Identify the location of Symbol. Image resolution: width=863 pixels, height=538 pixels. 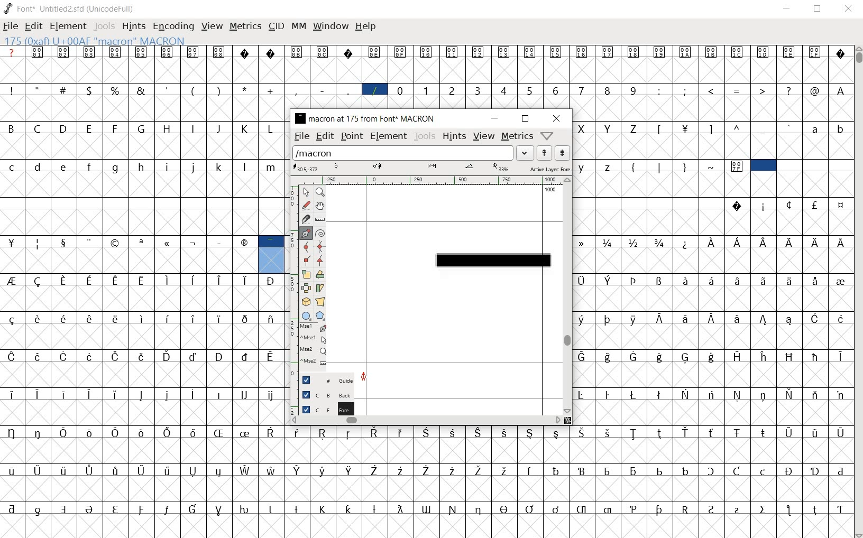
(608, 356).